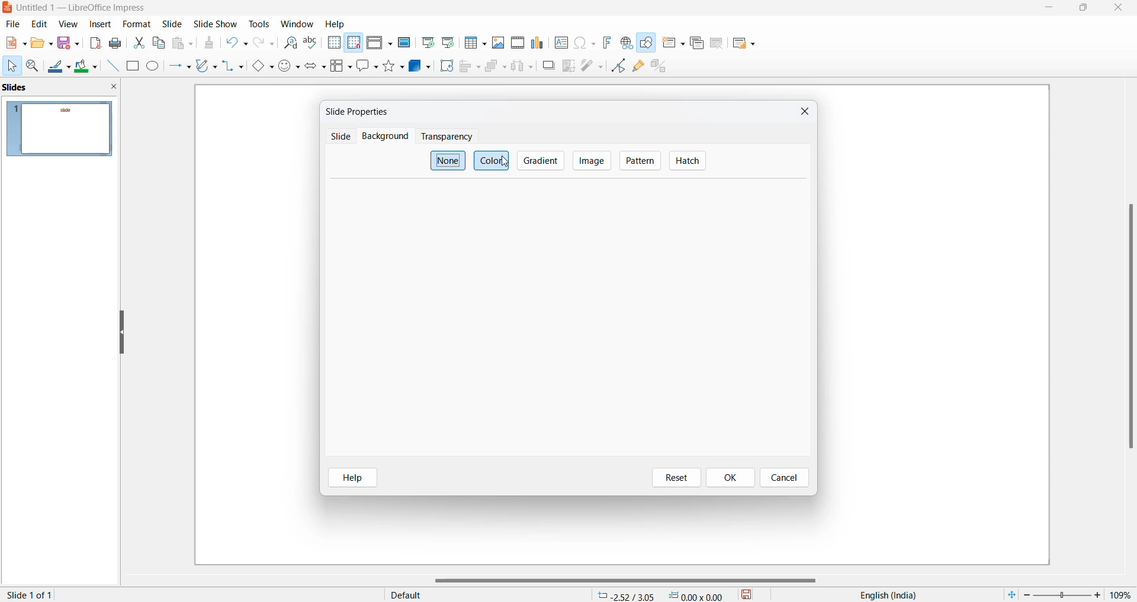 This screenshot has height=602, width=1137. Describe the element at coordinates (743, 46) in the screenshot. I see `slide layout` at that location.